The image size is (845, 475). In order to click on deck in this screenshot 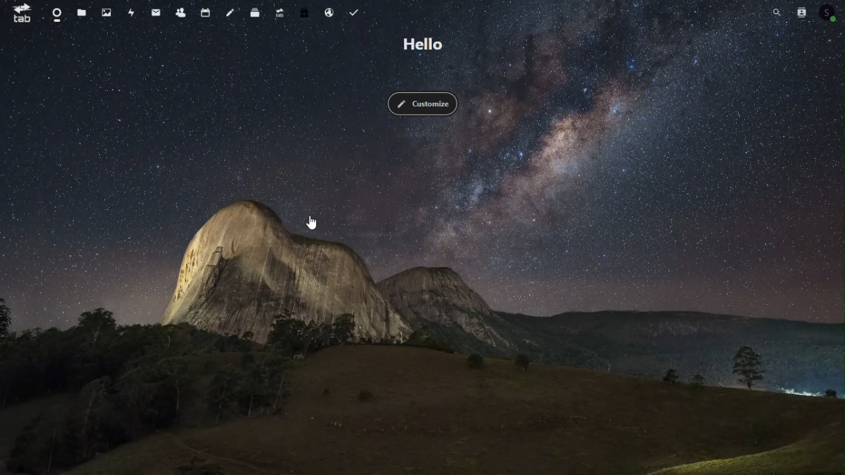, I will do `click(252, 13)`.